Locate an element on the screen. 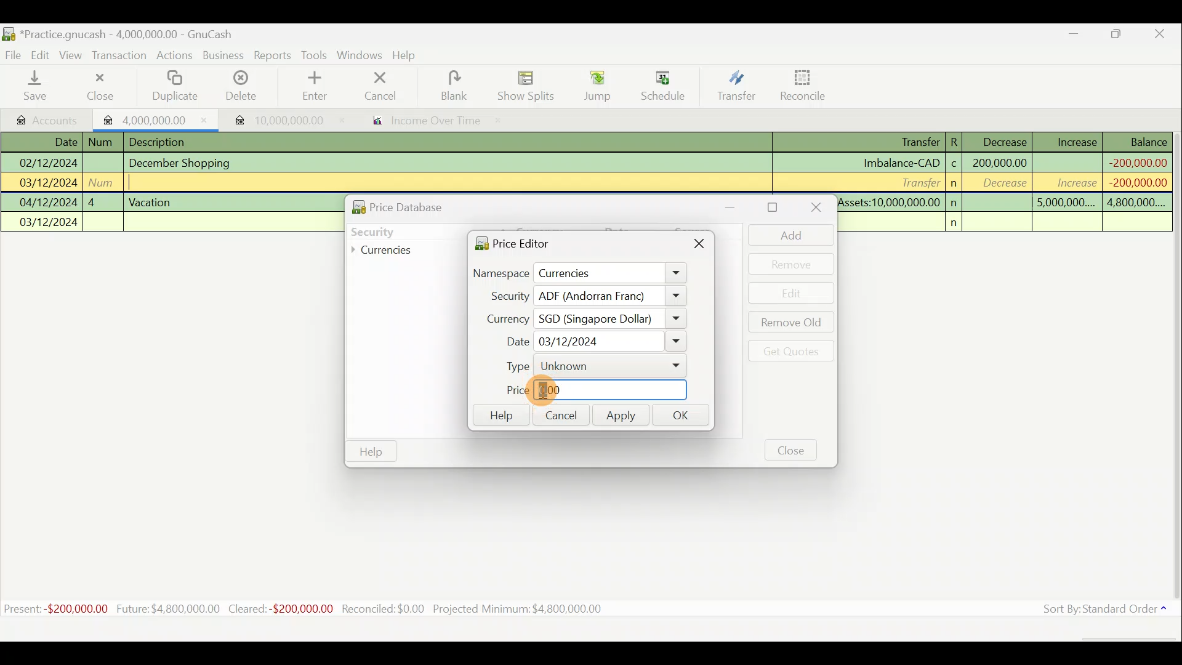  Maximise is located at coordinates (1124, 36).